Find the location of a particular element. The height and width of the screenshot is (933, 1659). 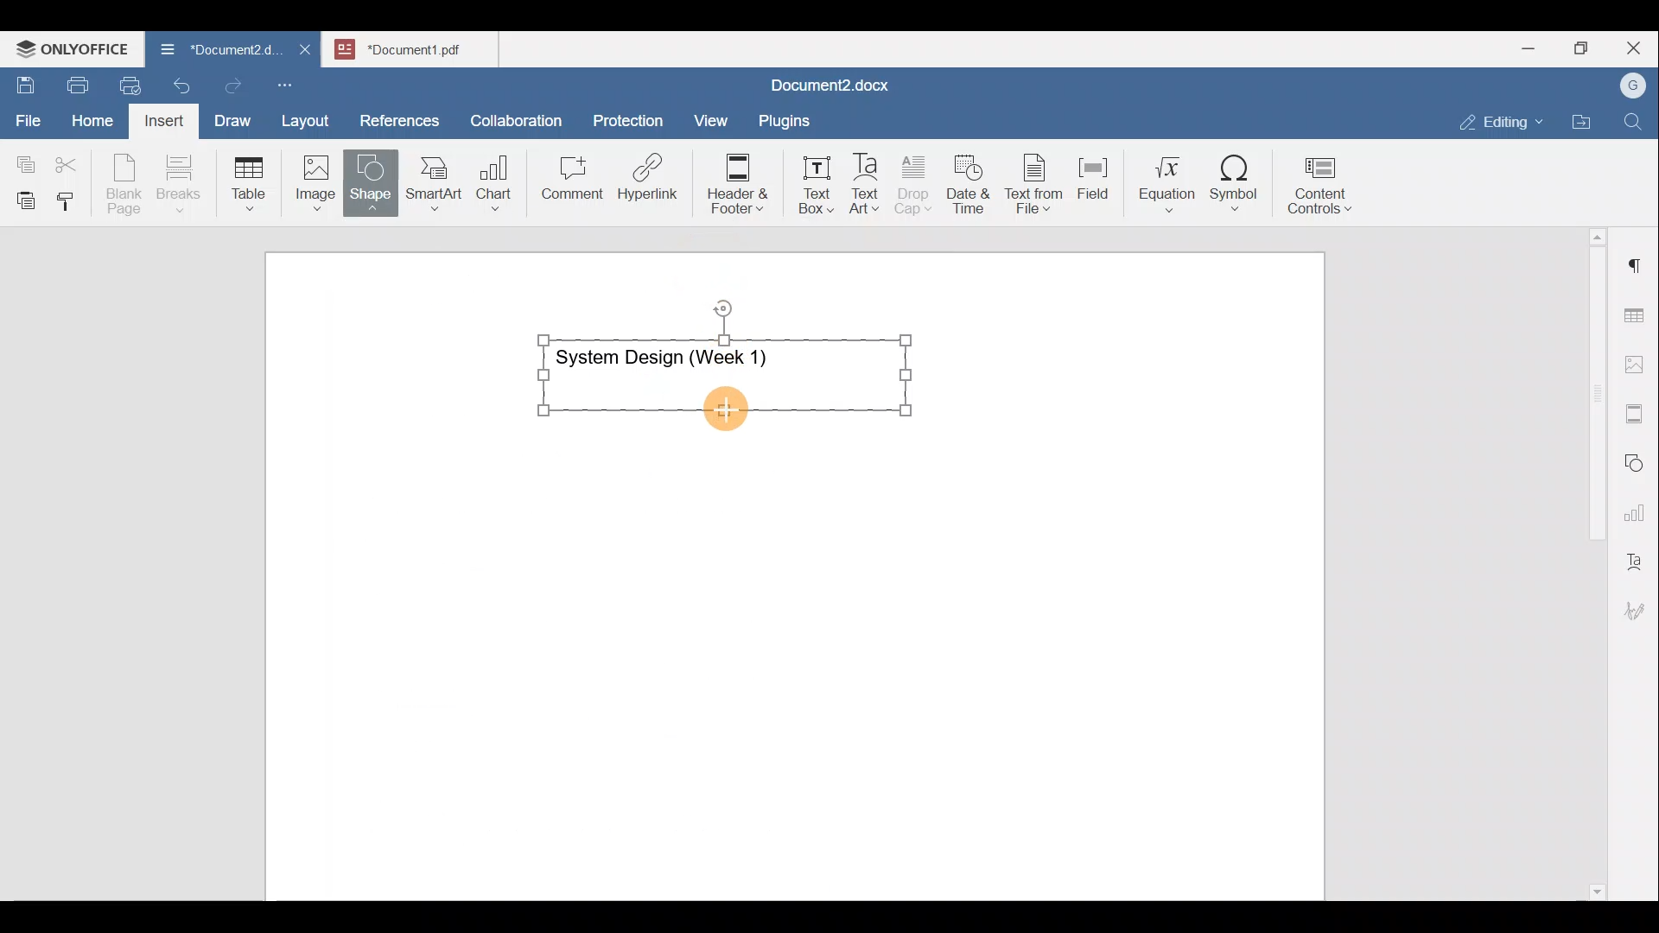

Hyperlink is located at coordinates (653, 182).